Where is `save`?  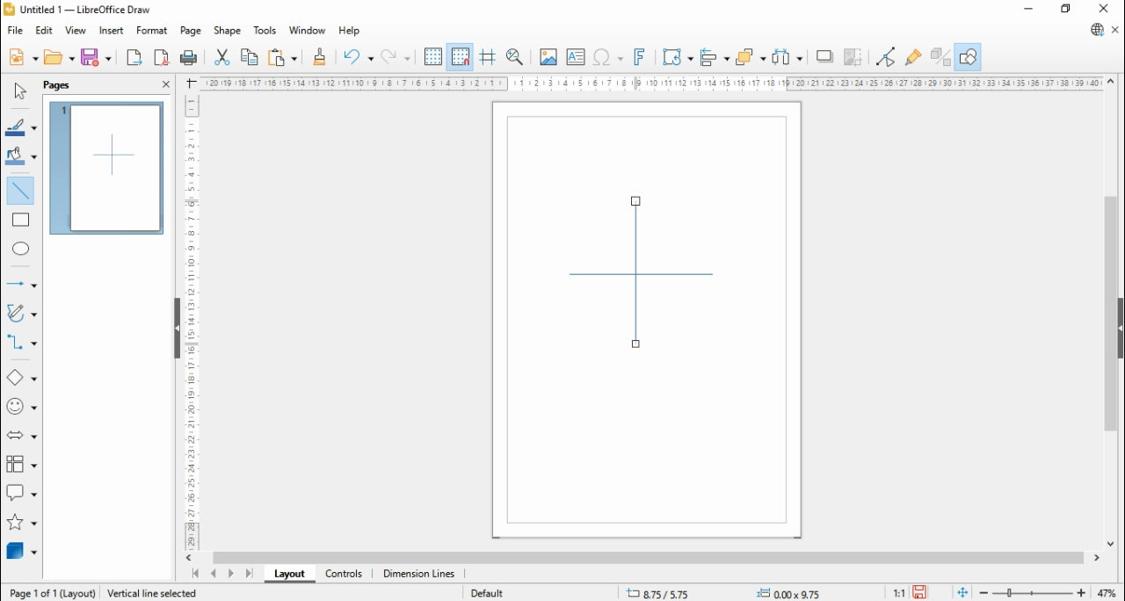
save is located at coordinates (98, 57).